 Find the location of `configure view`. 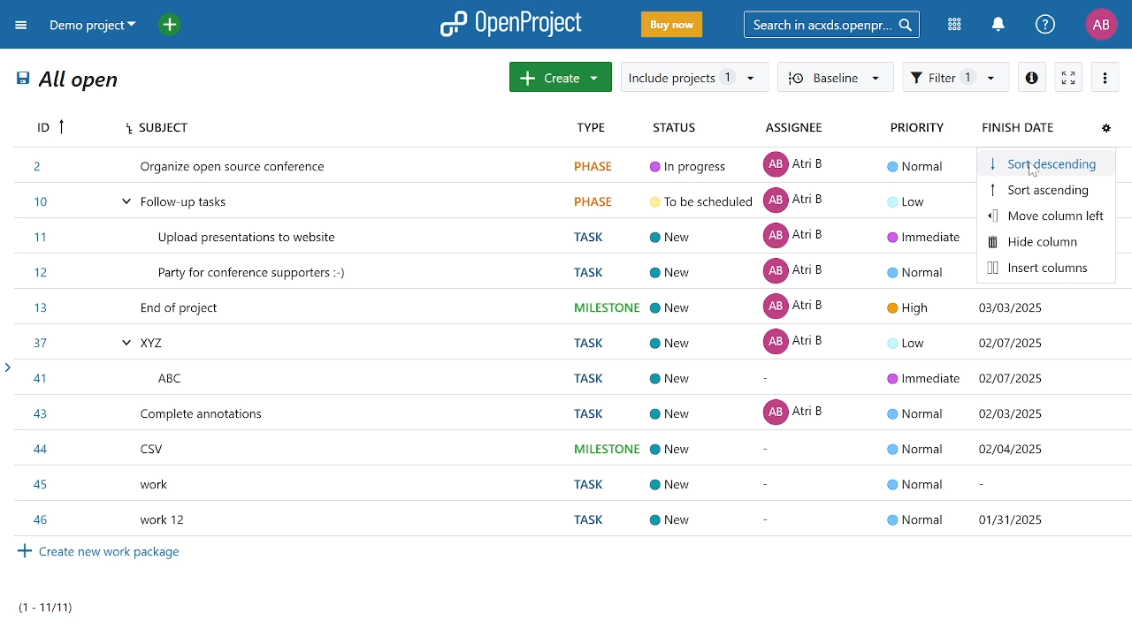

configure view is located at coordinates (1104, 131).